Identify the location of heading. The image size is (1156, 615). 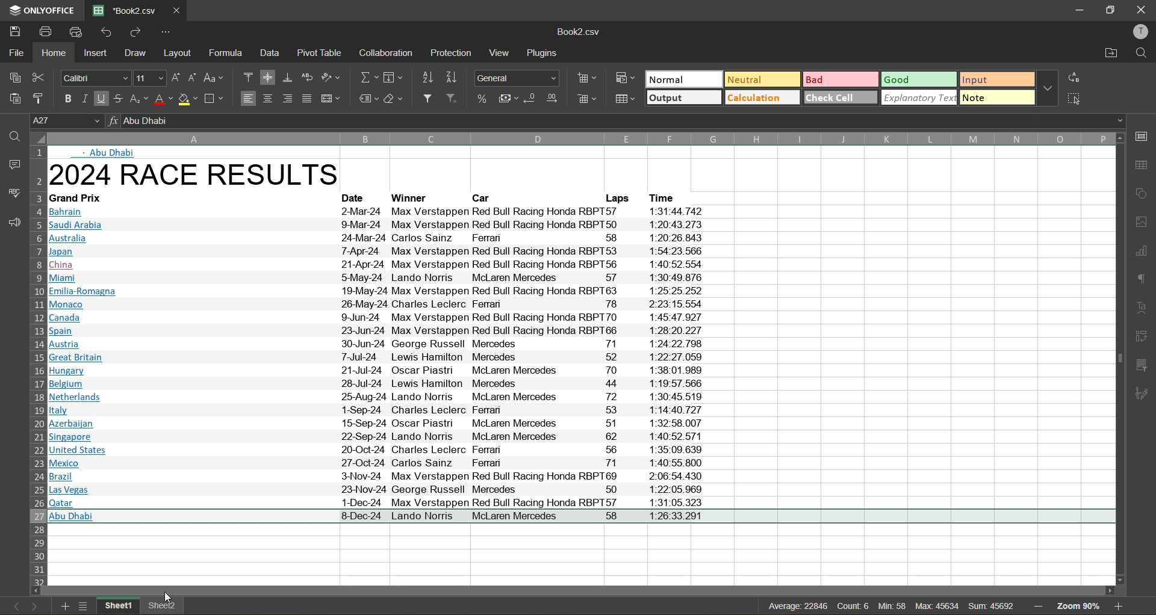
(201, 176).